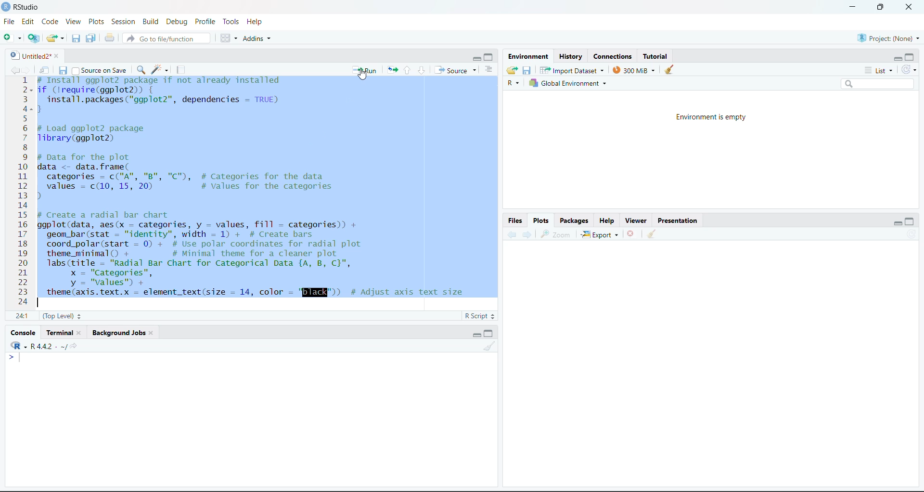 The image size is (924, 492). What do you see at coordinates (473, 58) in the screenshot?
I see `hide r script` at bounding box center [473, 58].